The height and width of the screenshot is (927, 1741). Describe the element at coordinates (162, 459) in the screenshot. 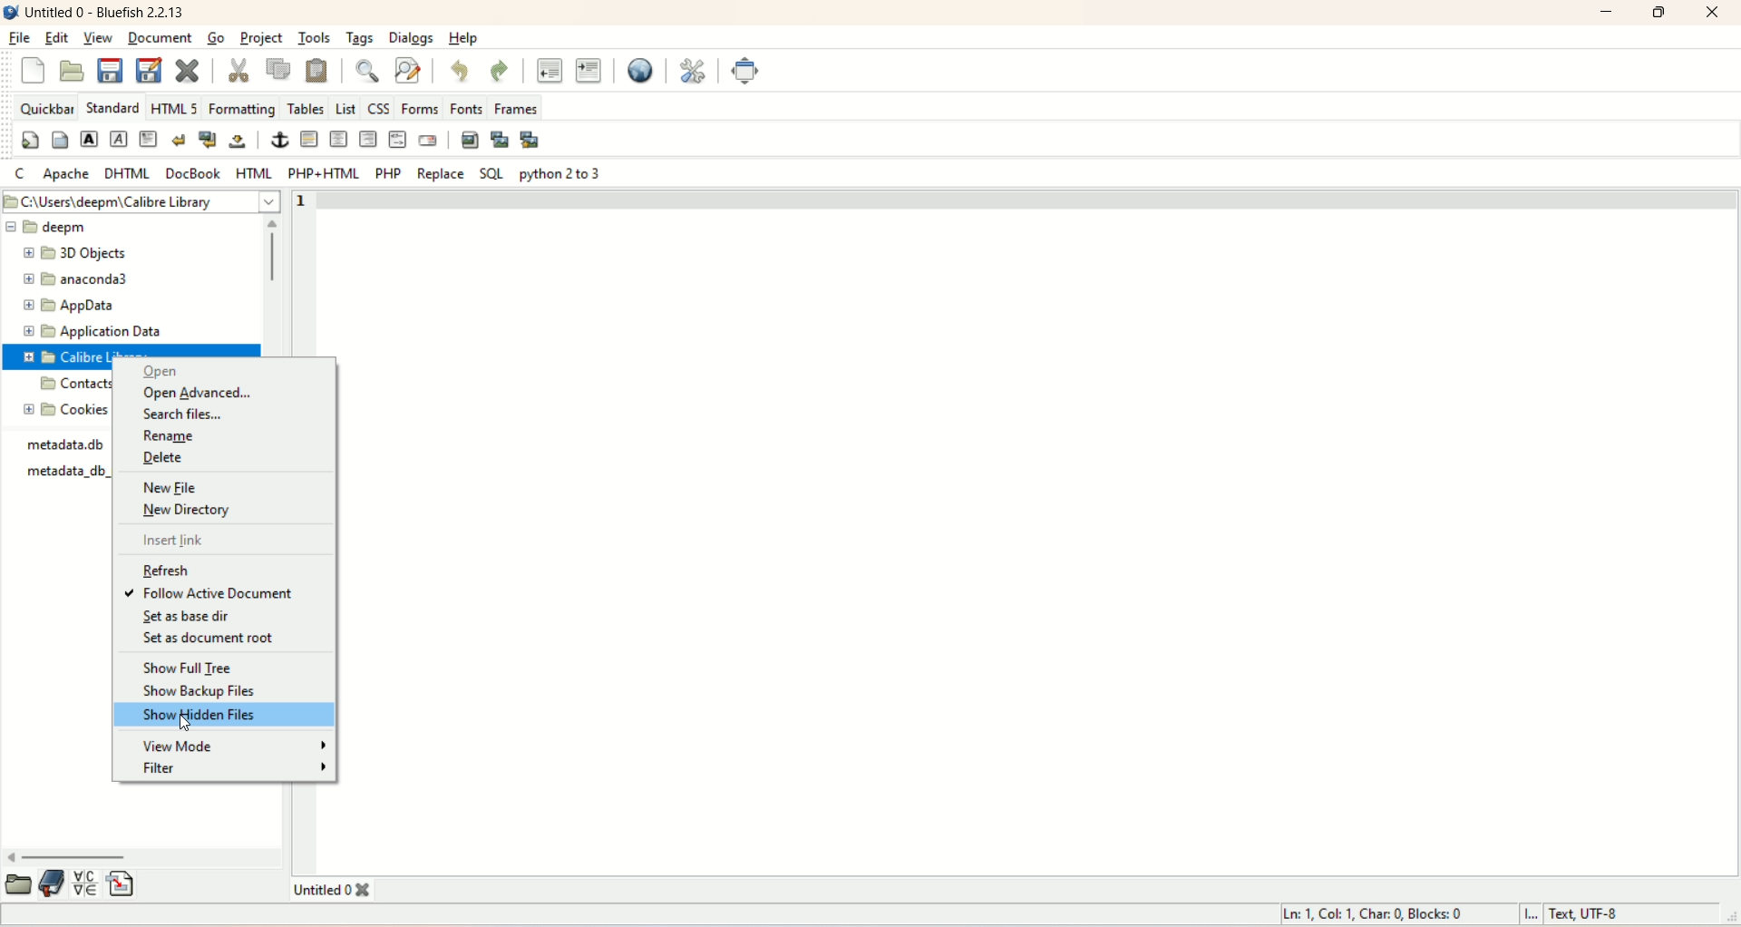

I see `delete` at that location.